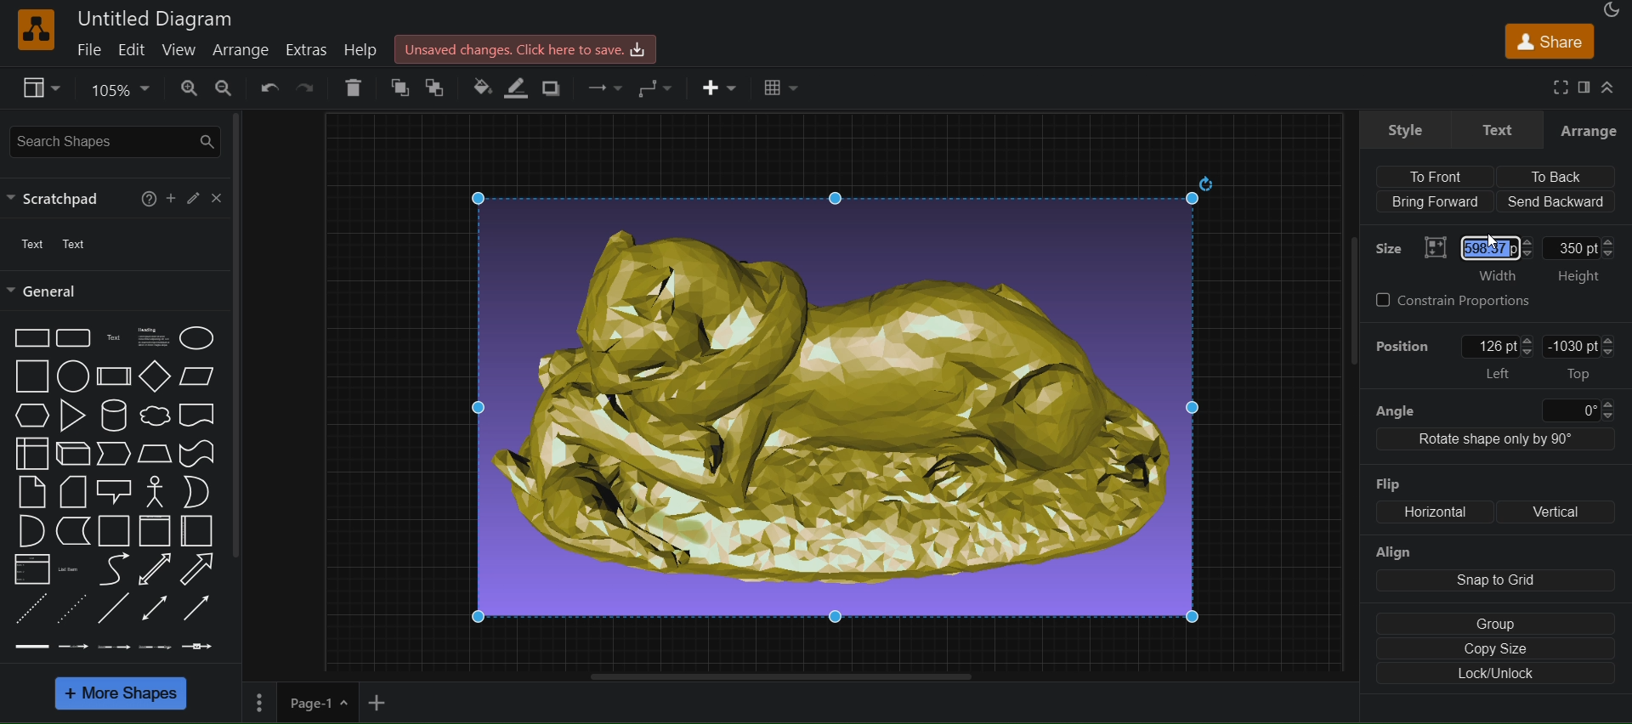 This screenshot has height=724, width=1632. Describe the element at coordinates (34, 30) in the screenshot. I see `logo` at that location.